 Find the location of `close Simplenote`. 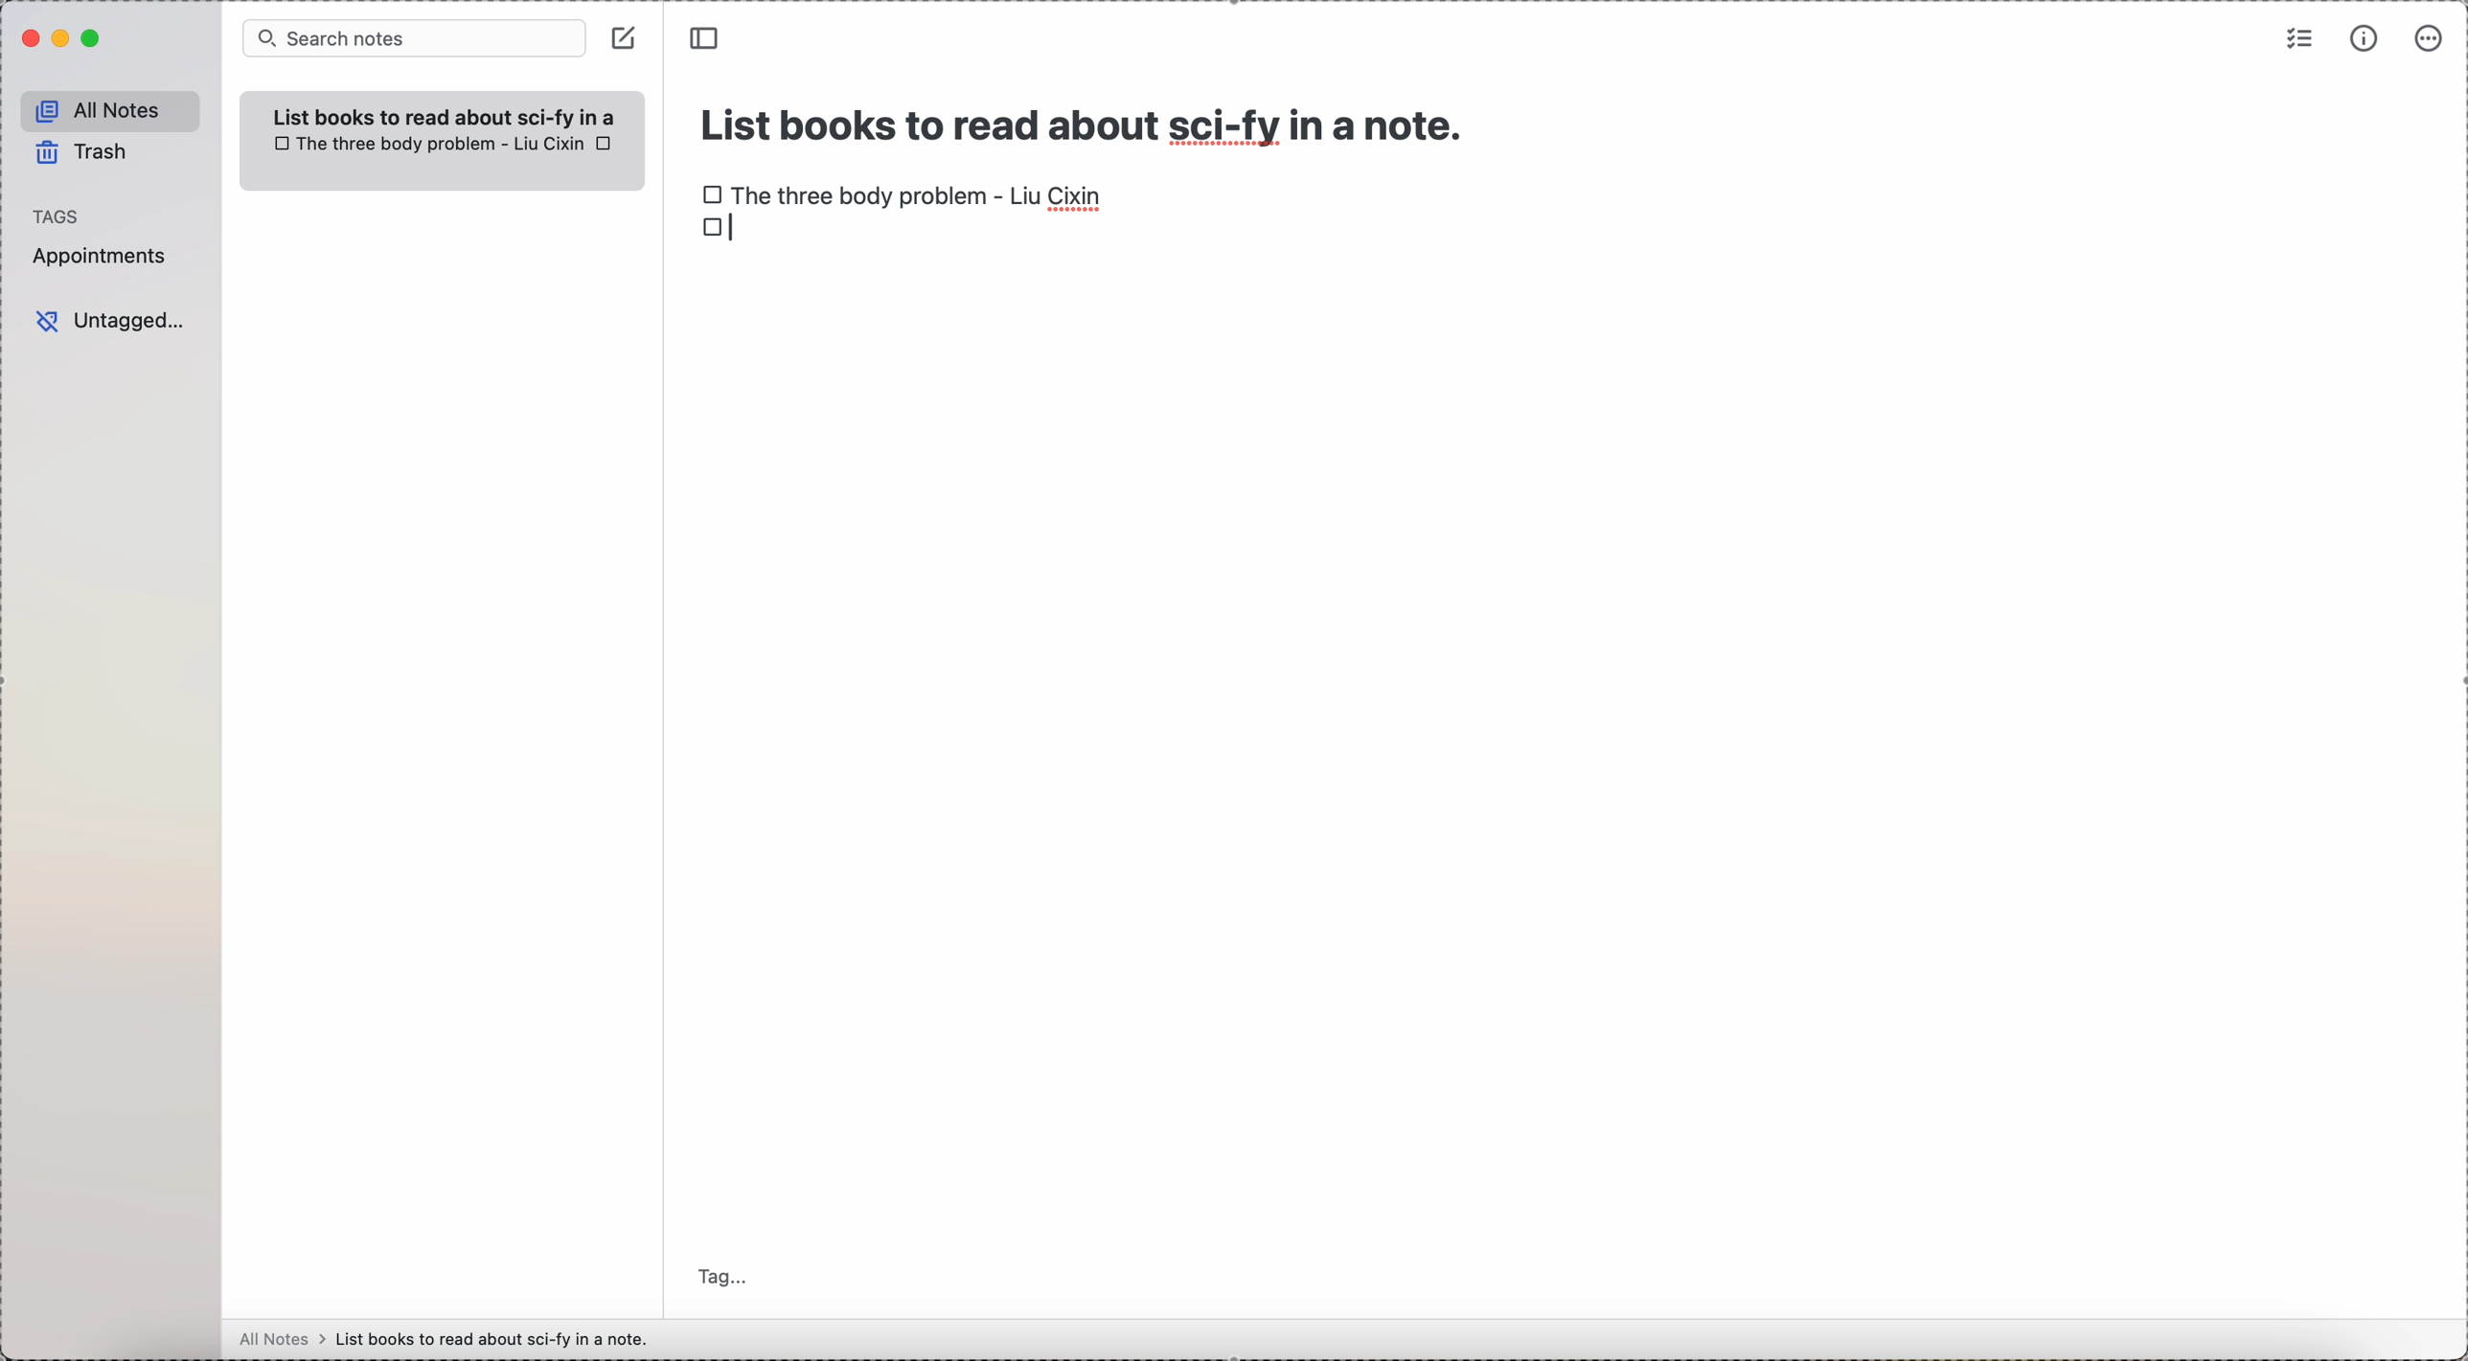

close Simplenote is located at coordinates (27, 38).